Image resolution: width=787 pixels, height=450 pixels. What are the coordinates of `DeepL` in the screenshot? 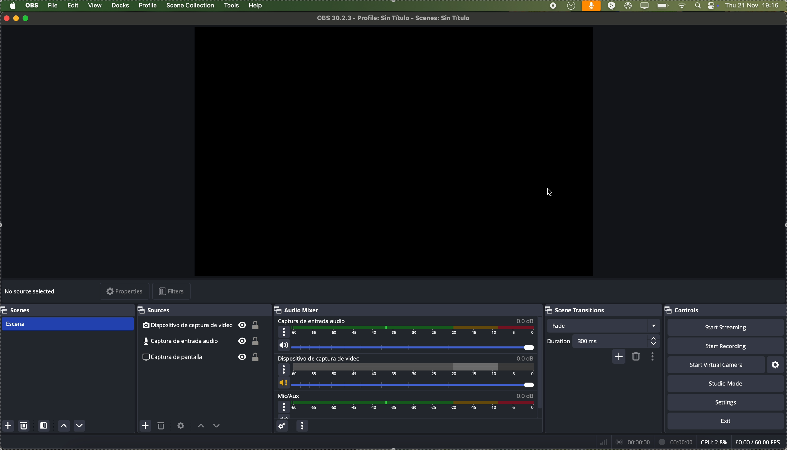 It's located at (612, 6).